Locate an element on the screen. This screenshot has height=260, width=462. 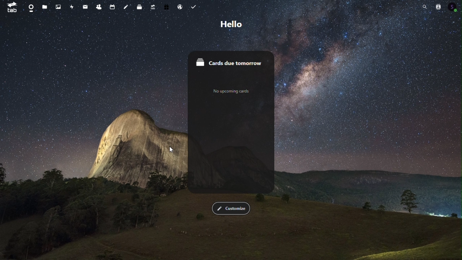
customize is located at coordinates (231, 209).